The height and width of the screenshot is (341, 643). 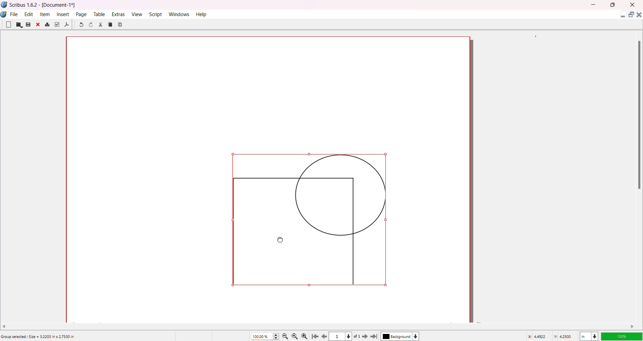 What do you see at coordinates (363, 336) in the screenshot?
I see `Next` at bounding box center [363, 336].